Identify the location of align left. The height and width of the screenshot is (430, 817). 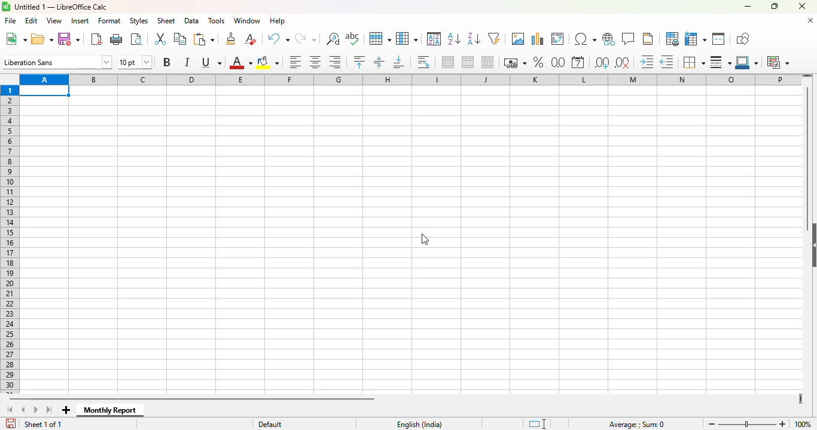
(296, 62).